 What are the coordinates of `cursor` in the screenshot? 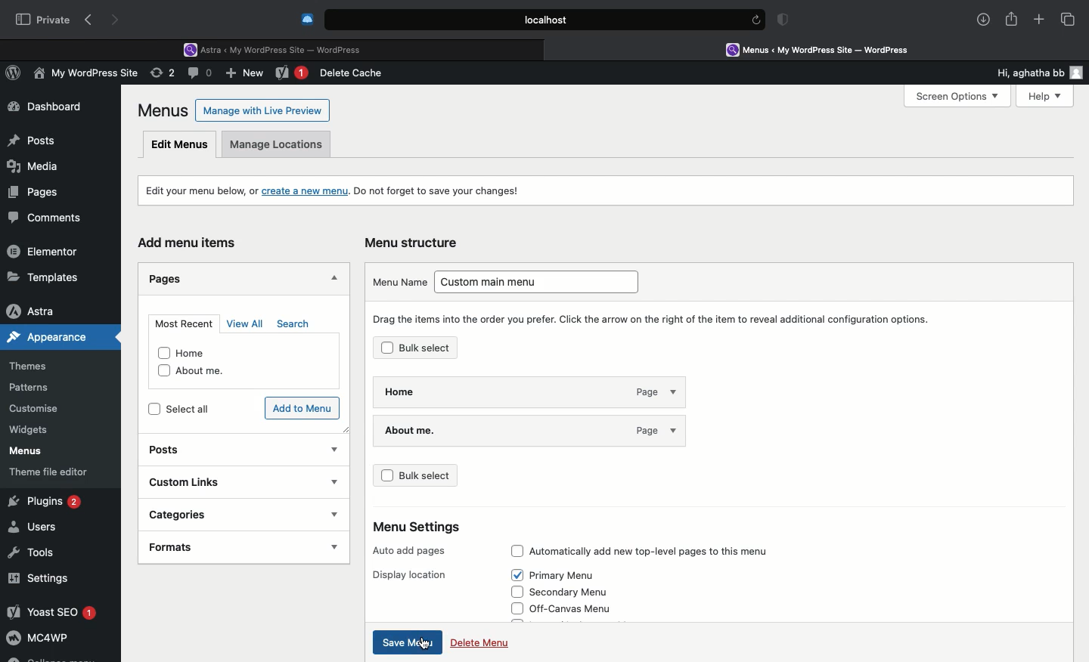 It's located at (417, 643).